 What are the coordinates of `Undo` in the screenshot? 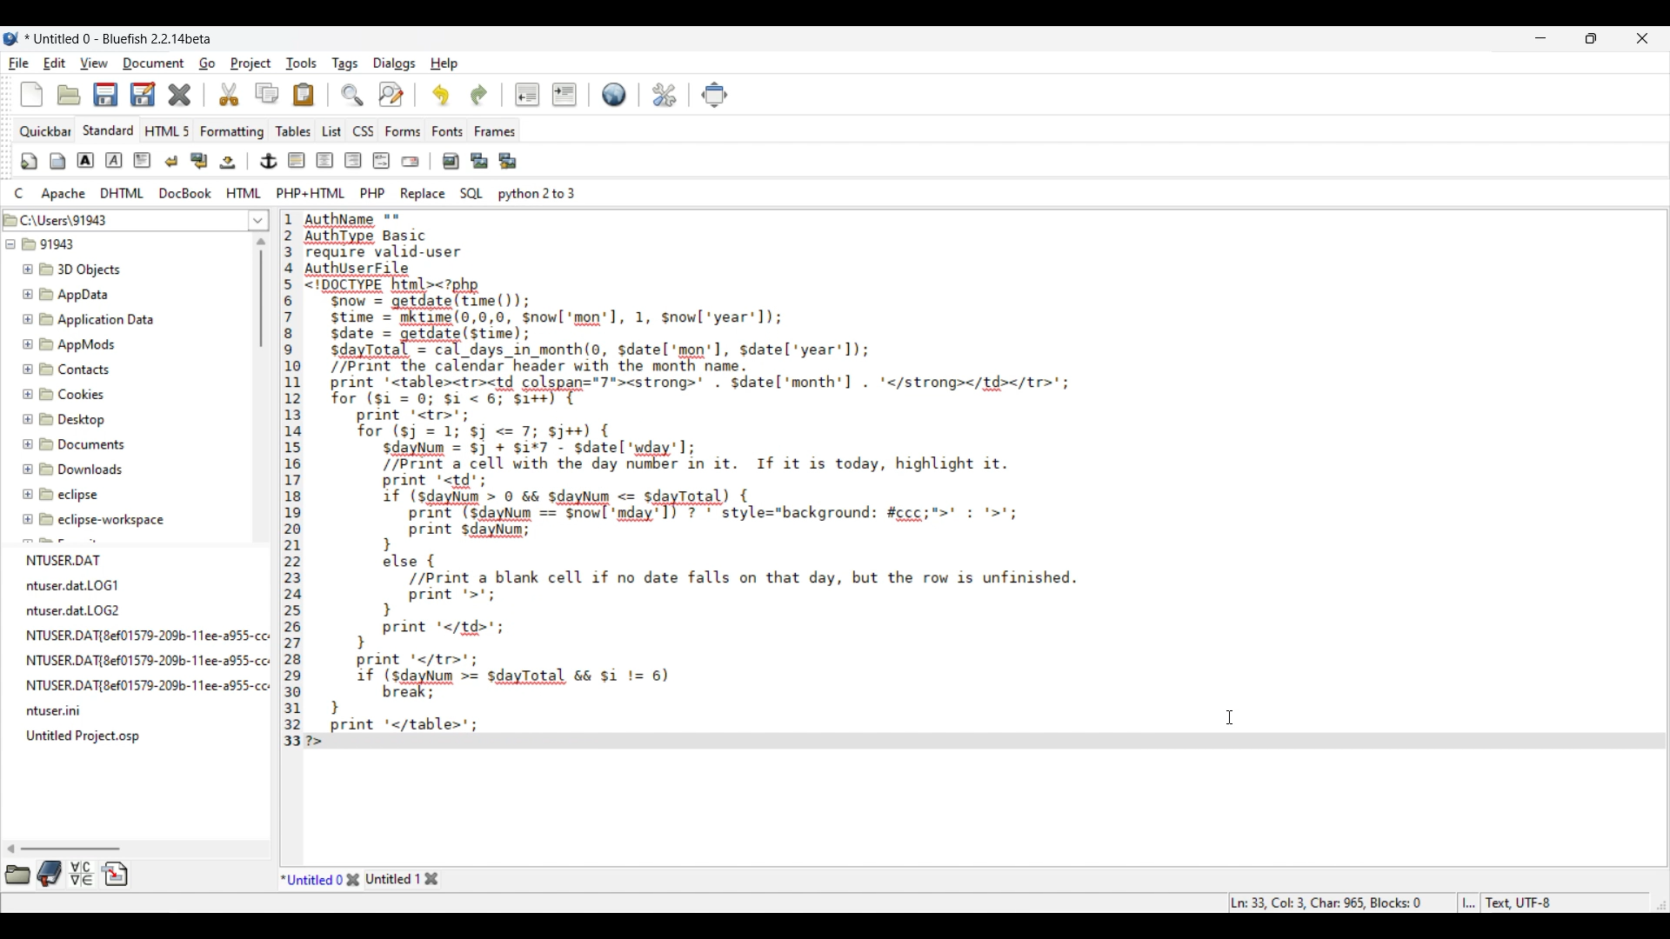 It's located at (441, 95).